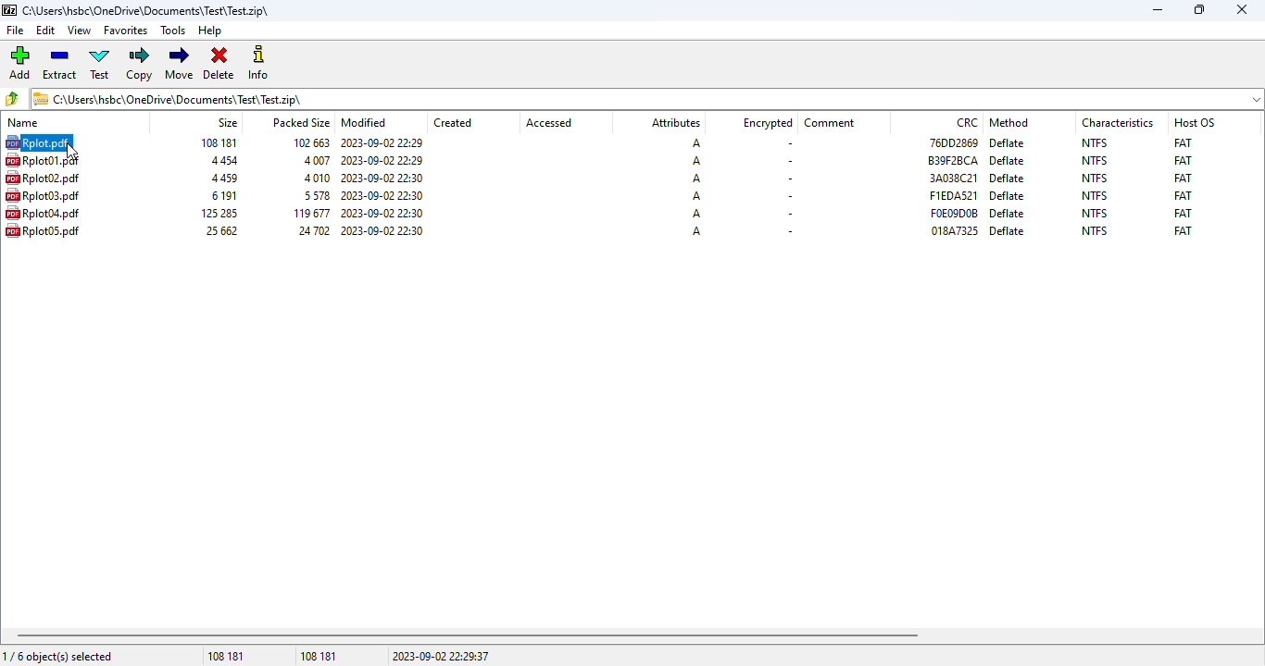 The height and width of the screenshot is (666, 1265). Describe the element at coordinates (674, 123) in the screenshot. I see `attributes` at that location.